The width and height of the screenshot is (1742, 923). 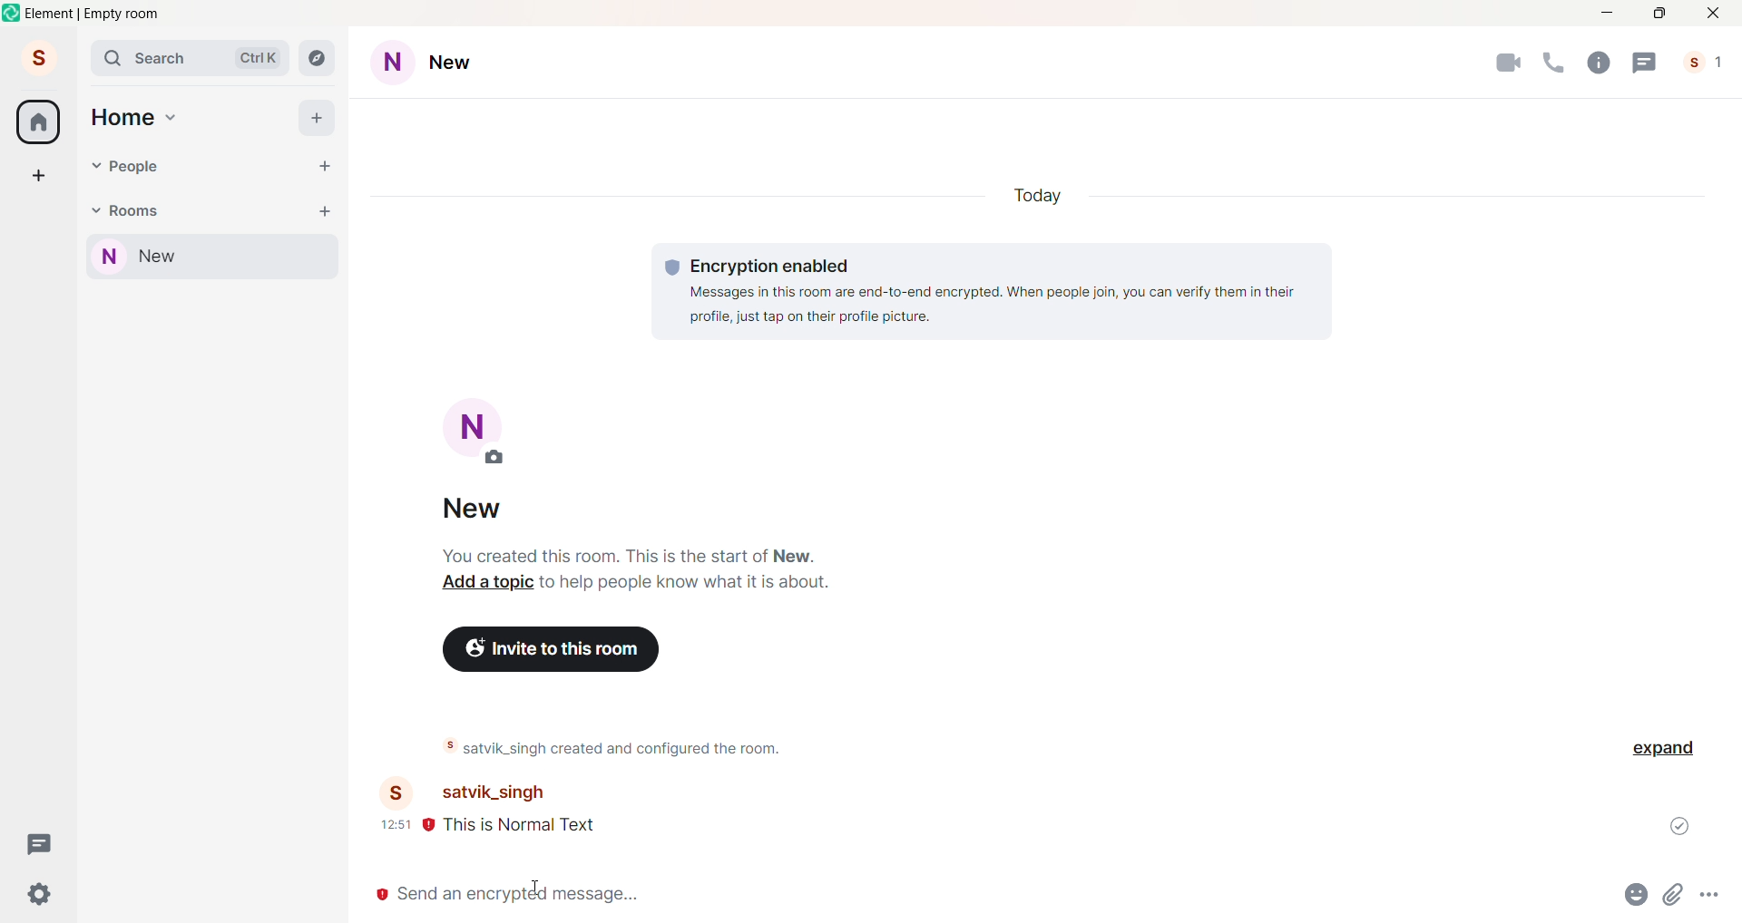 I want to click on Create a Space, so click(x=39, y=175).